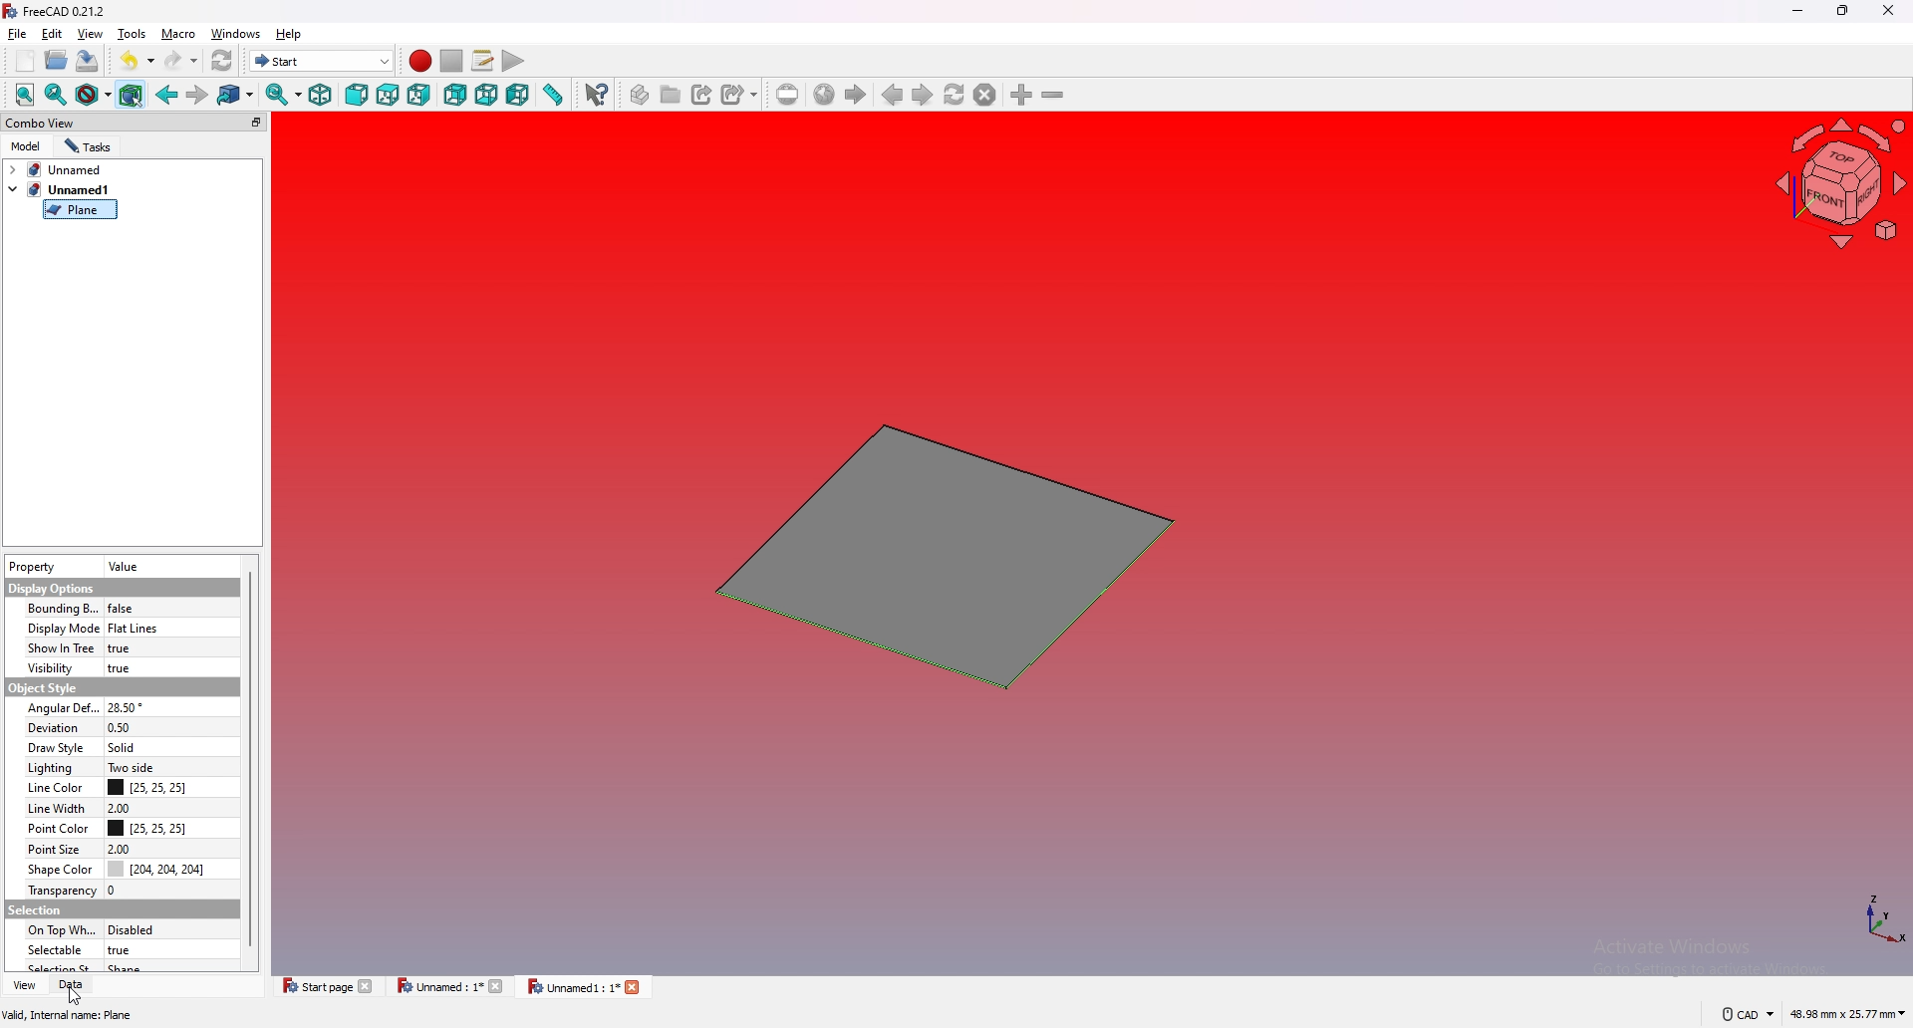 This screenshot has width=1913, height=1028. I want to click on close, so click(1886, 11).